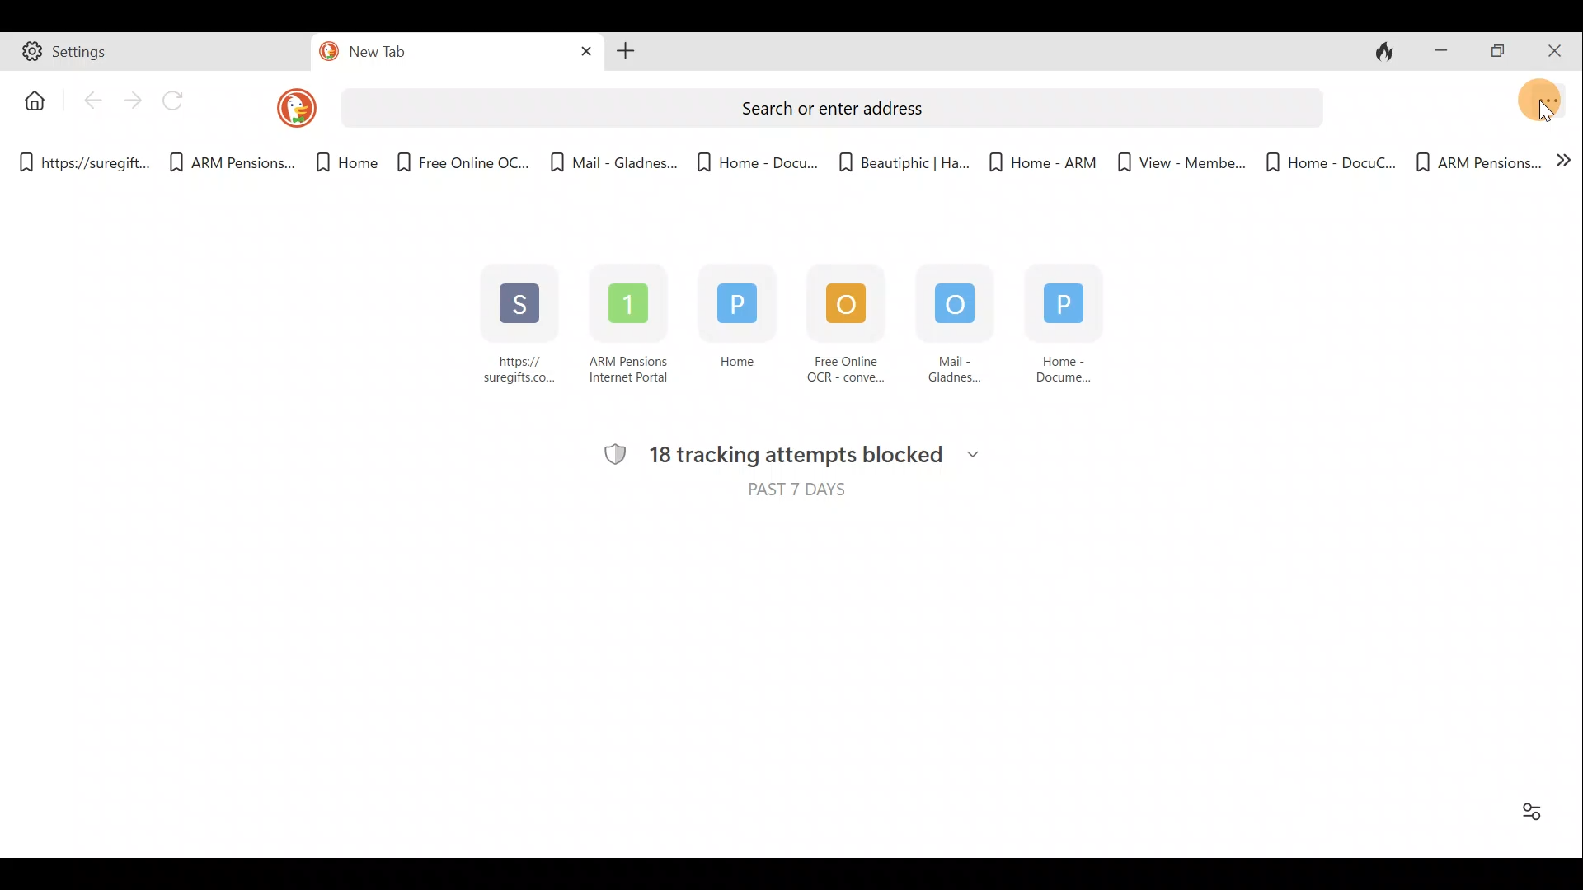 Image resolution: width=1583 pixels, height=890 pixels. What do you see at coordinates (1527, 817) in the screenshot?
I see ` options` at bounding box center [1527, 817].